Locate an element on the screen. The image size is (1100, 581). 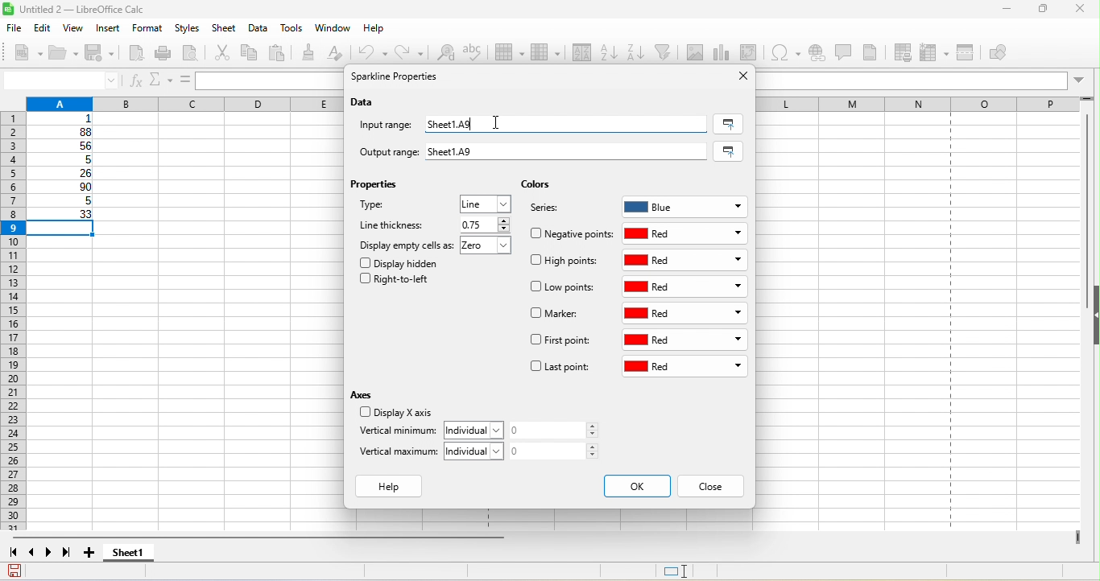
1 is located at coordinates (66, 119).